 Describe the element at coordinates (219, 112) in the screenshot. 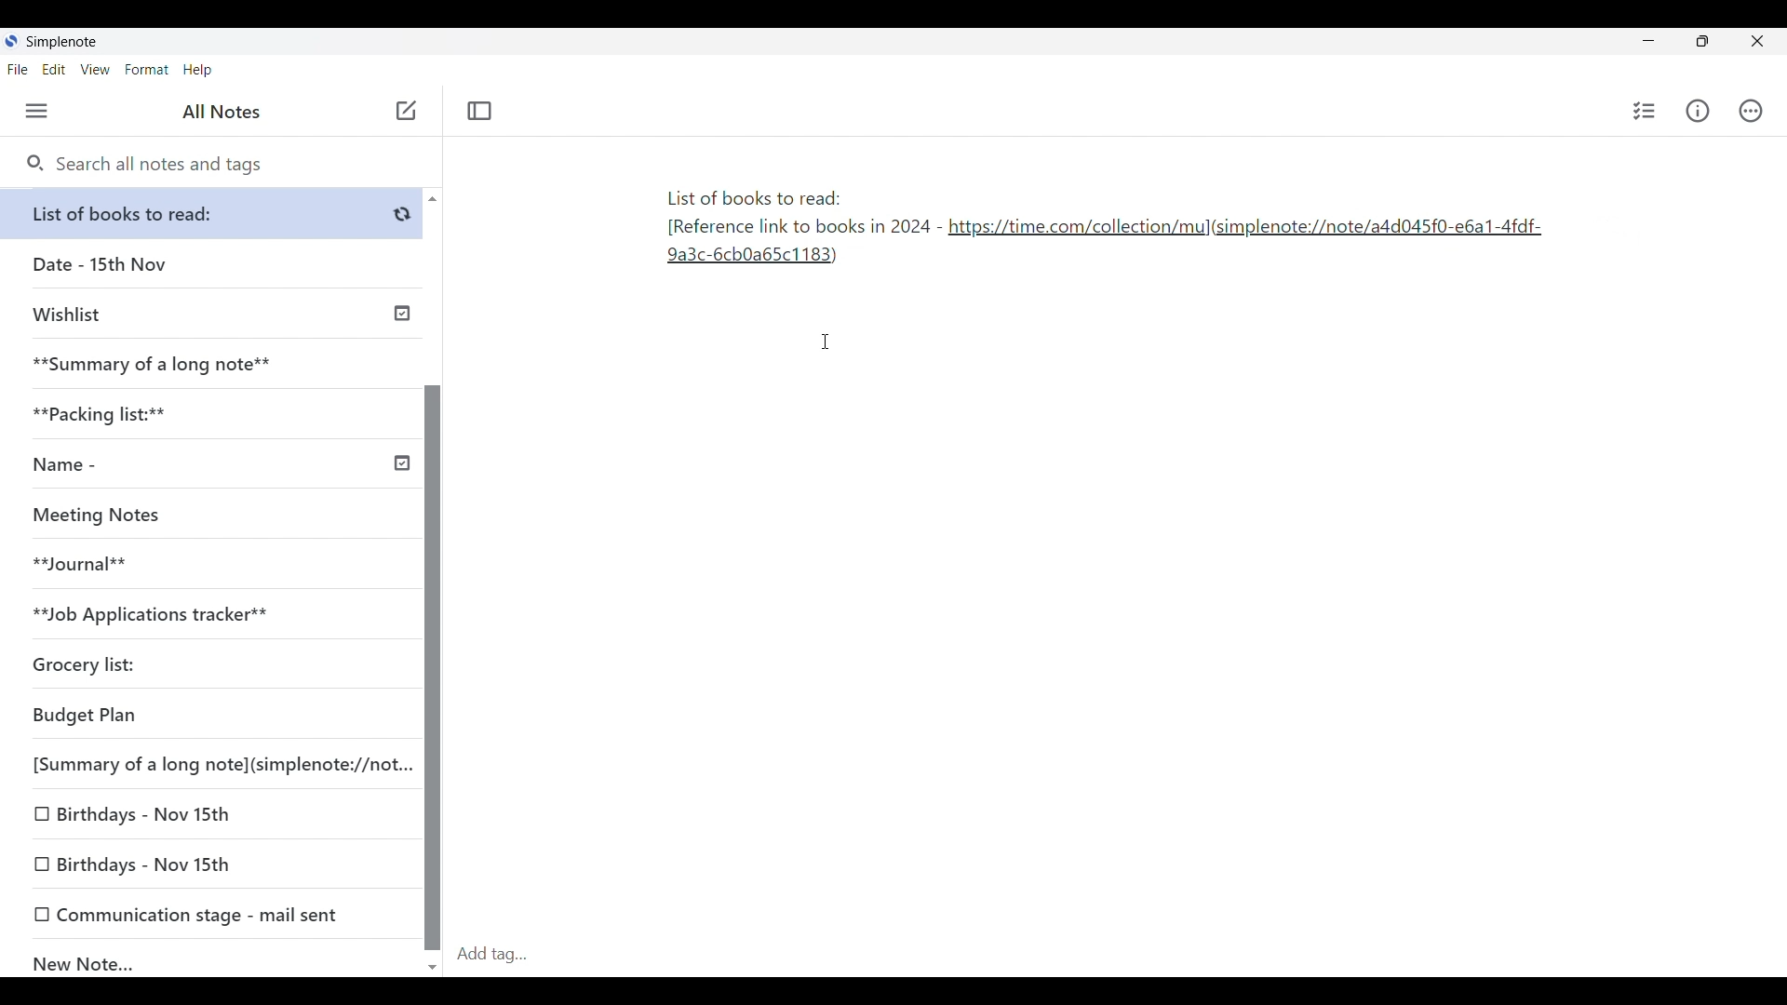

I see `All Notes` at that location.